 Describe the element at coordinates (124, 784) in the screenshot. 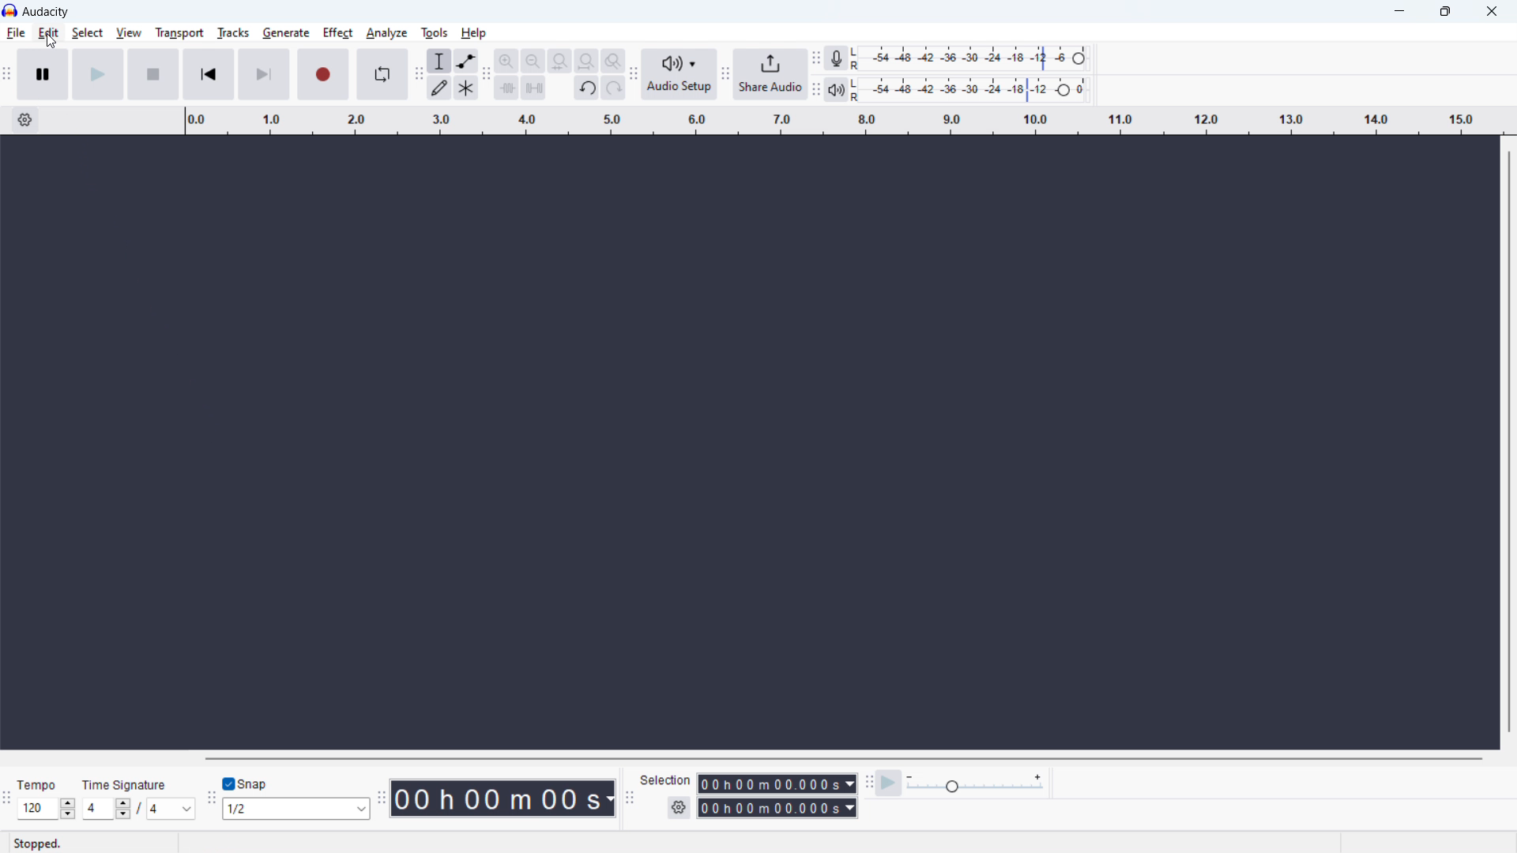

I see `Time Signature - indicates section for time signature of audio` at that location.